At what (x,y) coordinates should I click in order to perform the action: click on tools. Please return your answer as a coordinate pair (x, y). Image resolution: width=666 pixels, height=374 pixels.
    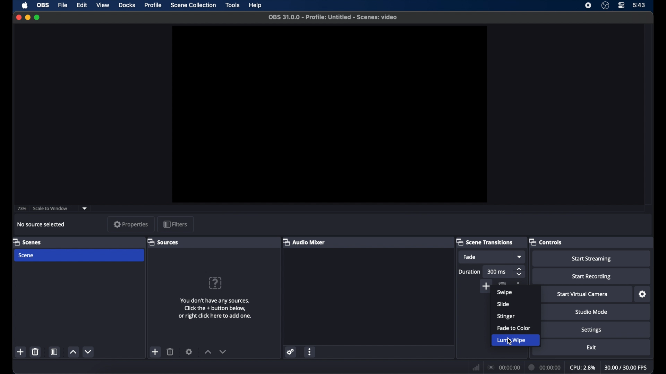
    Looking at the image, I should click on (232, 5).